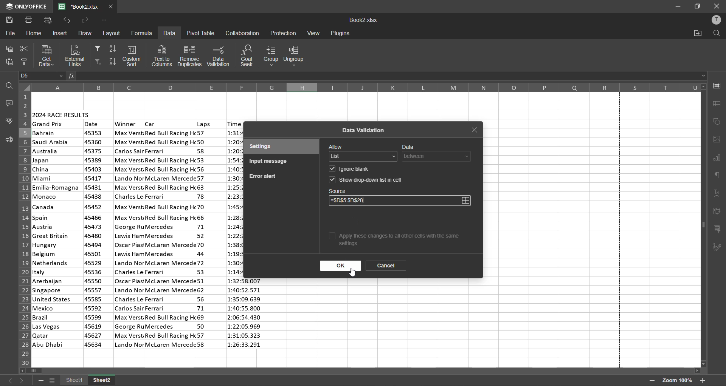 The height and width of the screenshot is (386, 726). I want to click on table, so click(719, 104).